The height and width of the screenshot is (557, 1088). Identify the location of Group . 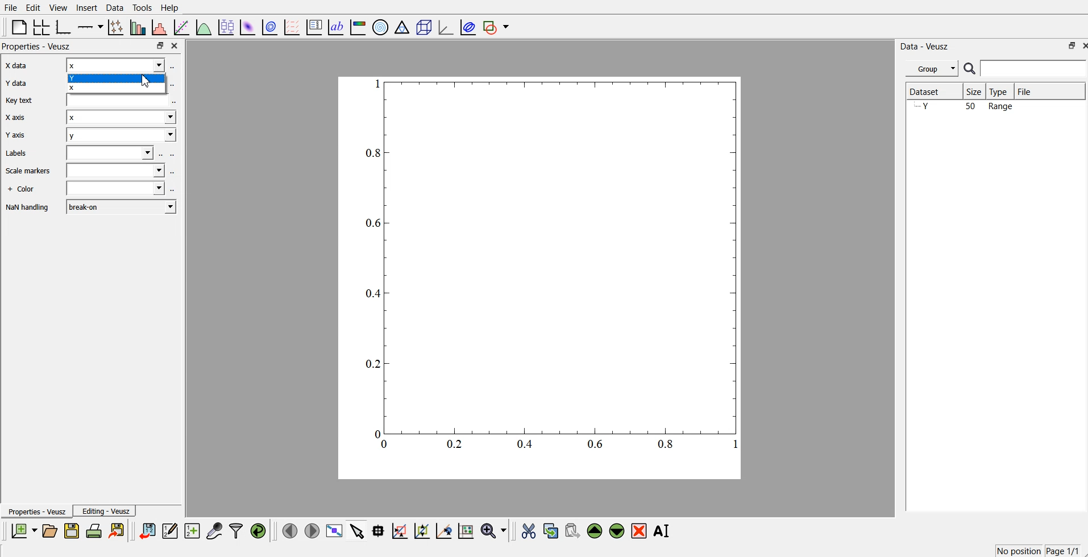
(933, 68).